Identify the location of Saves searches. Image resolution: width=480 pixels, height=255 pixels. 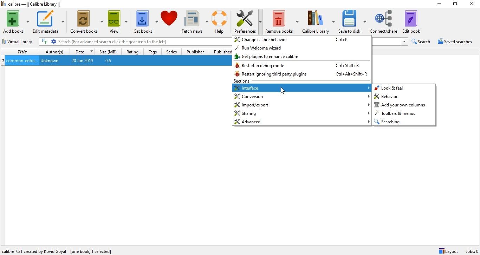
(456, 42).